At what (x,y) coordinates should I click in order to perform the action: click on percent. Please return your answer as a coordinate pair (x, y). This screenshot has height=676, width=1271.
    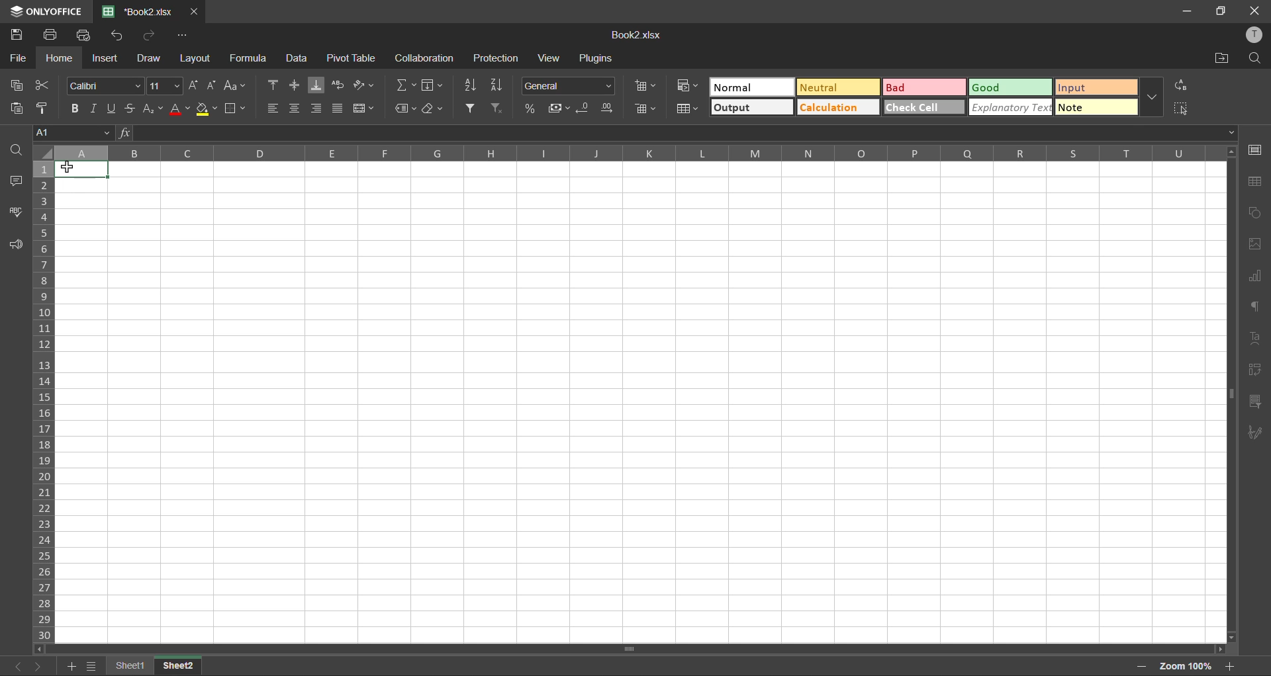
    Looking at the image, I should click on (532, 108).